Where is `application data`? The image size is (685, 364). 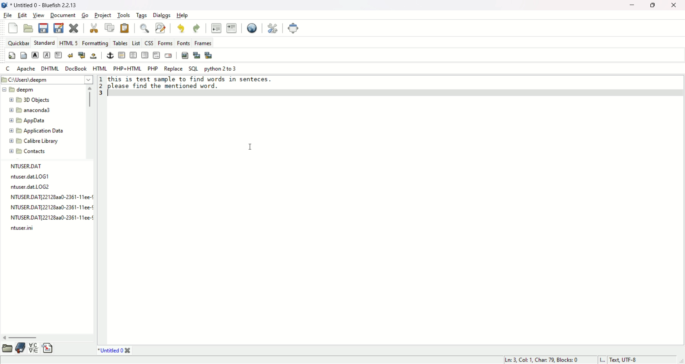
application data is located at coordinates (31, 131).